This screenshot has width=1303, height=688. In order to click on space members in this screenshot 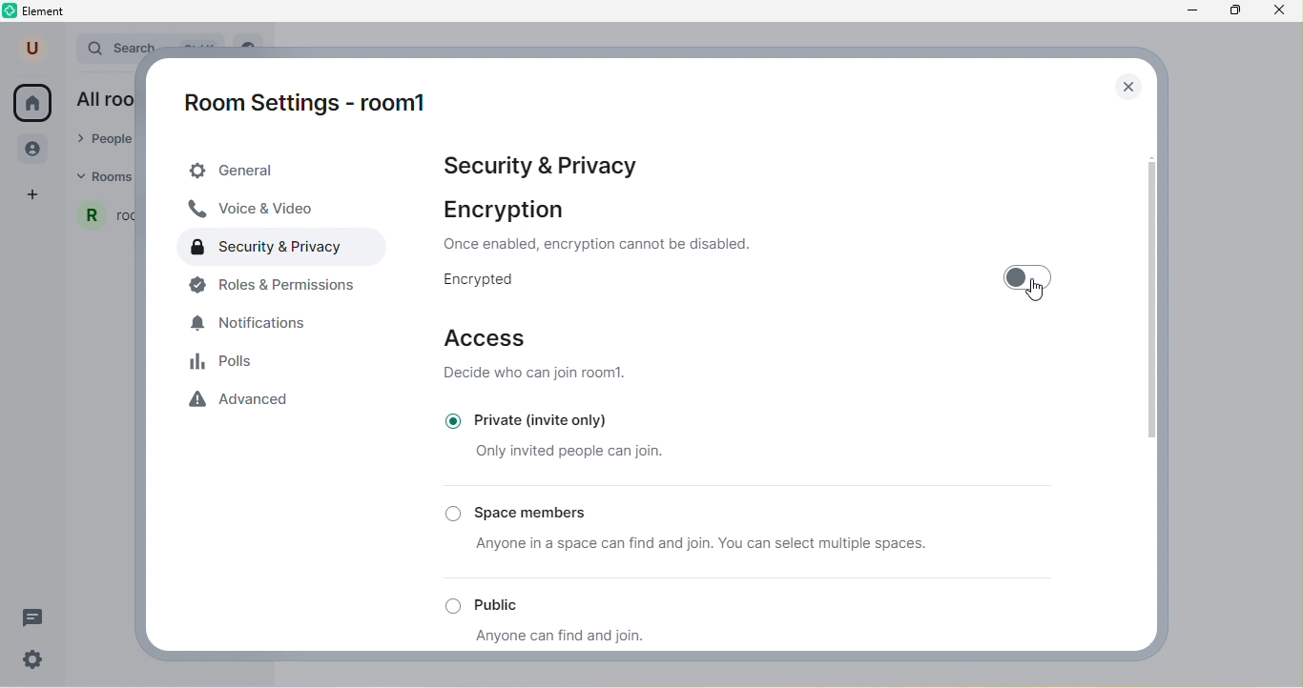, I will do `click(599, 513)`.